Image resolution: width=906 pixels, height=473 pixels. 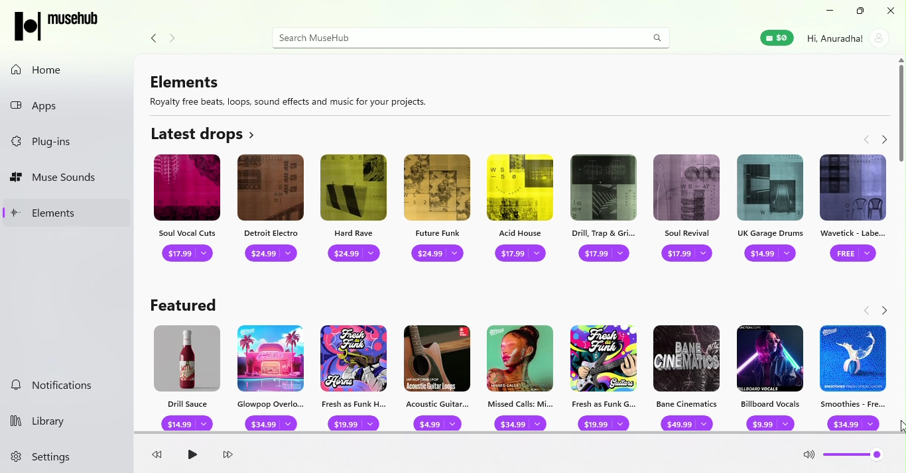 I want to click on Apps, so click(x=68, y=103).